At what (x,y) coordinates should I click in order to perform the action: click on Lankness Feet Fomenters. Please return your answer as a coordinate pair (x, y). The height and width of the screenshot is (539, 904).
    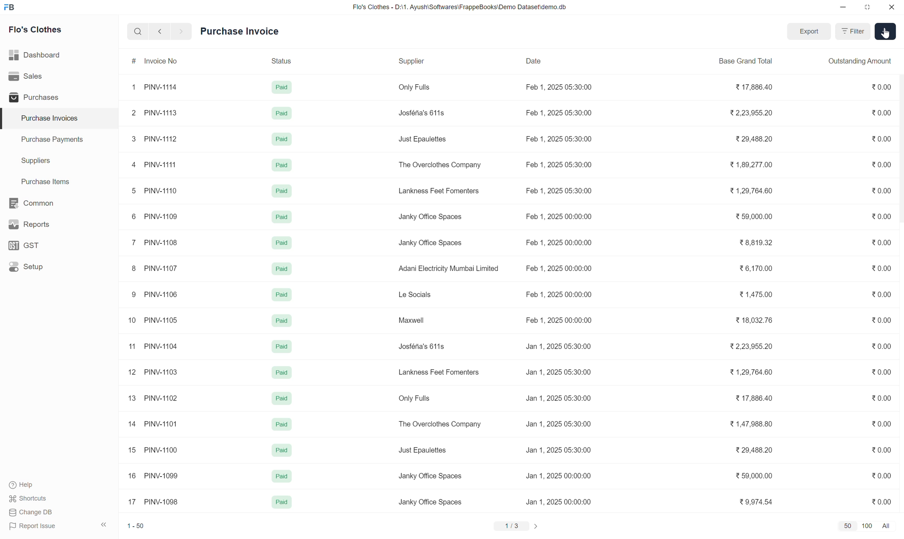
    Looking at the image, I should click on (439, 372).